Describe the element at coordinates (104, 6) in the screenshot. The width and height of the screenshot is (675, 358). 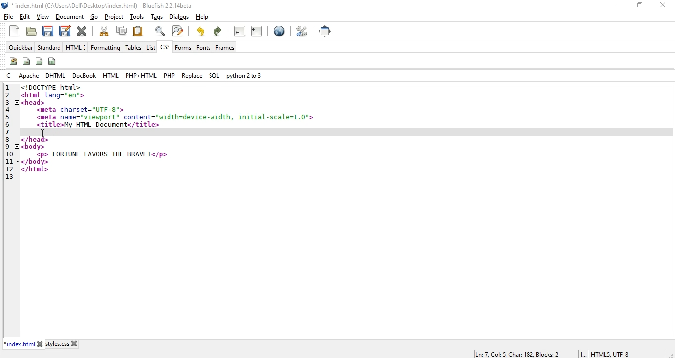
I see `* index.html (C:\Users\Dell\Desktop\index.html) - Bluefish 2.2. 14beta` at that location.